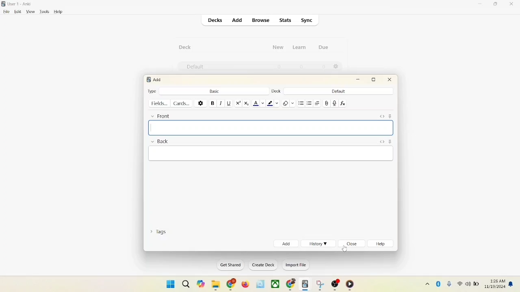 Image resolution: width=520 pixels, height=292 pixels. What do you see at coordinates (159, 142) in the screenshot?
I see `back` at bounding box center [159, 142].